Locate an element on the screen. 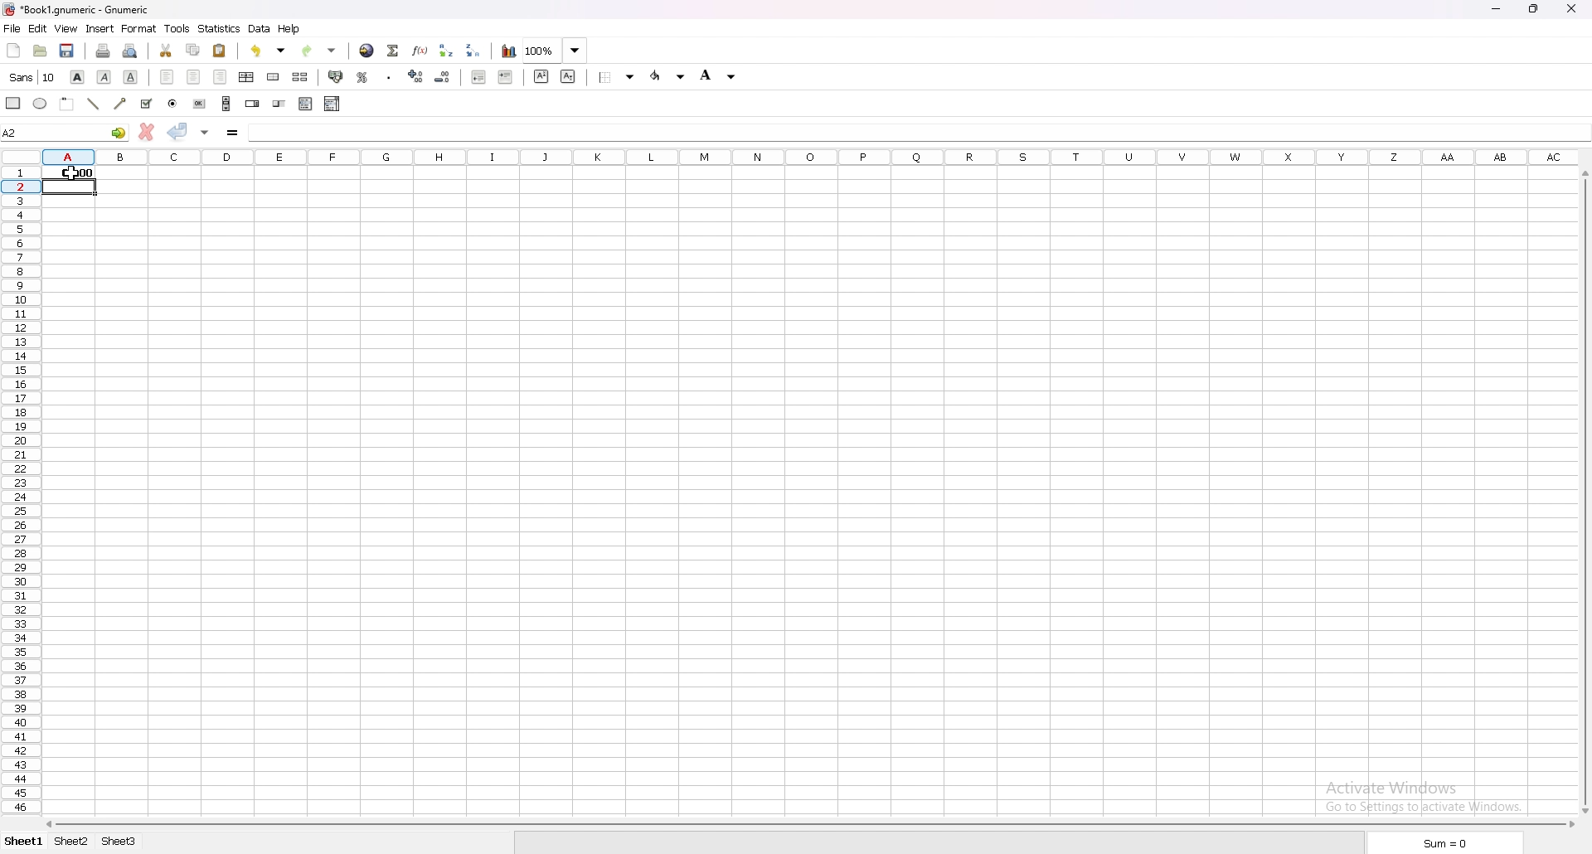 The height and width of the screenshot is (854, 1592). cancel change is located at coordinates (148, 132).